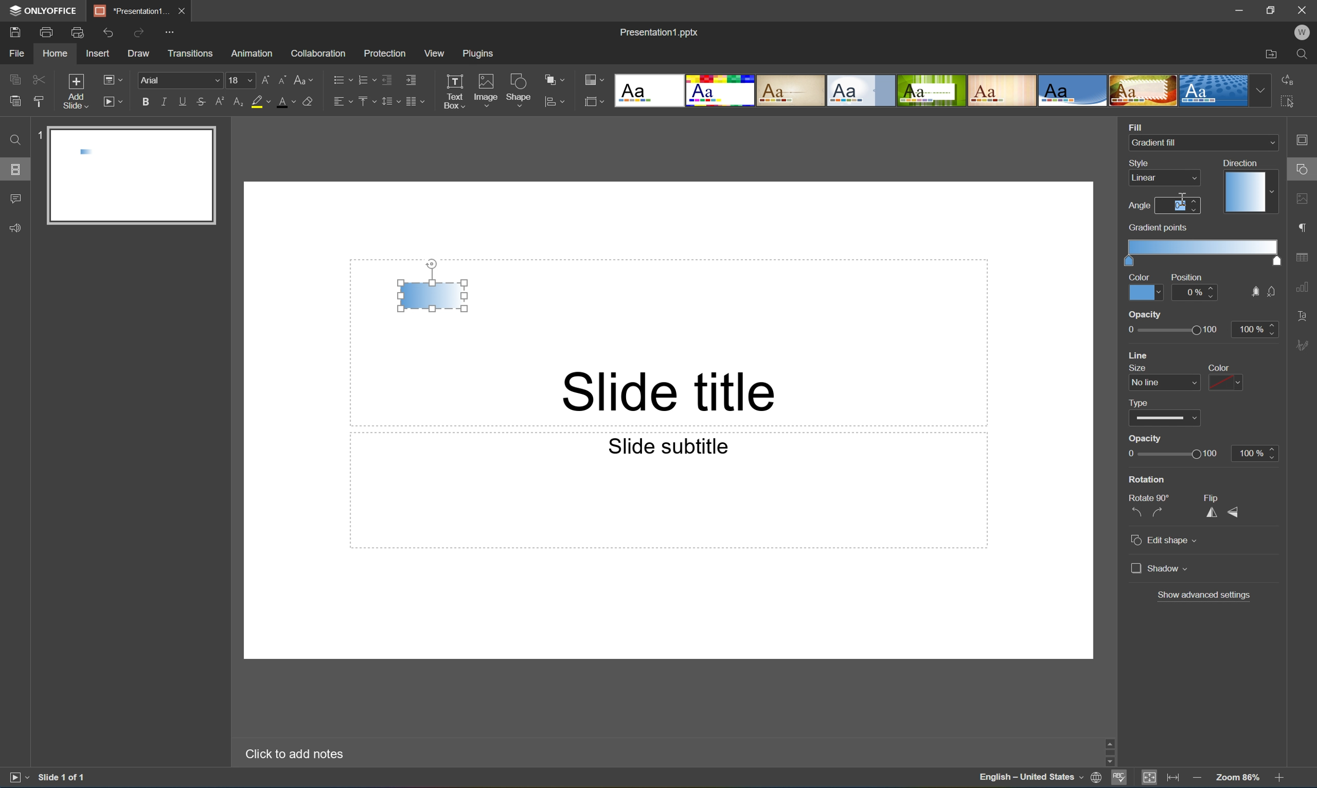  Describe the element at coordinates (1235, 513) in the screenshot. I see `Flip vertically` at that location.